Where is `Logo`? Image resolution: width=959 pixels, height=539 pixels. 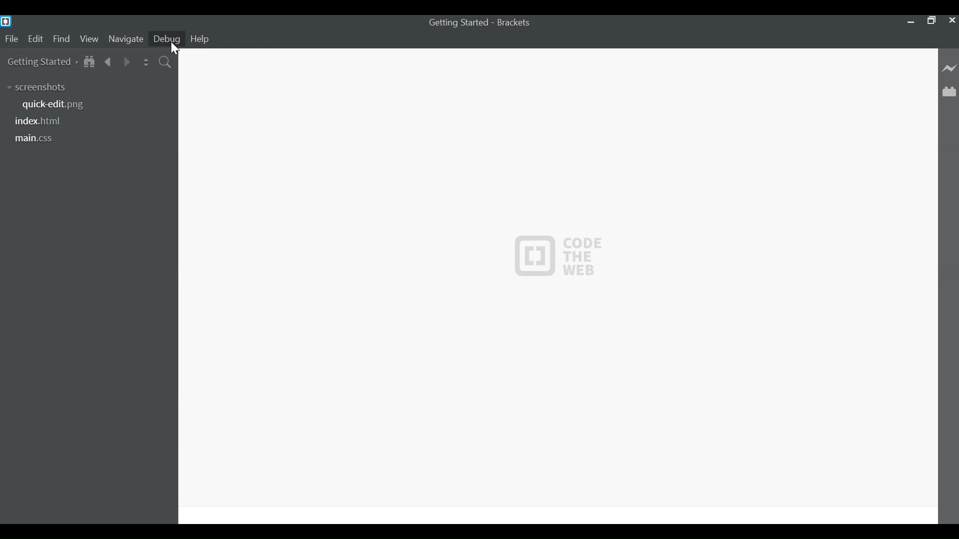 Logo is located at coordinates (560, 255).